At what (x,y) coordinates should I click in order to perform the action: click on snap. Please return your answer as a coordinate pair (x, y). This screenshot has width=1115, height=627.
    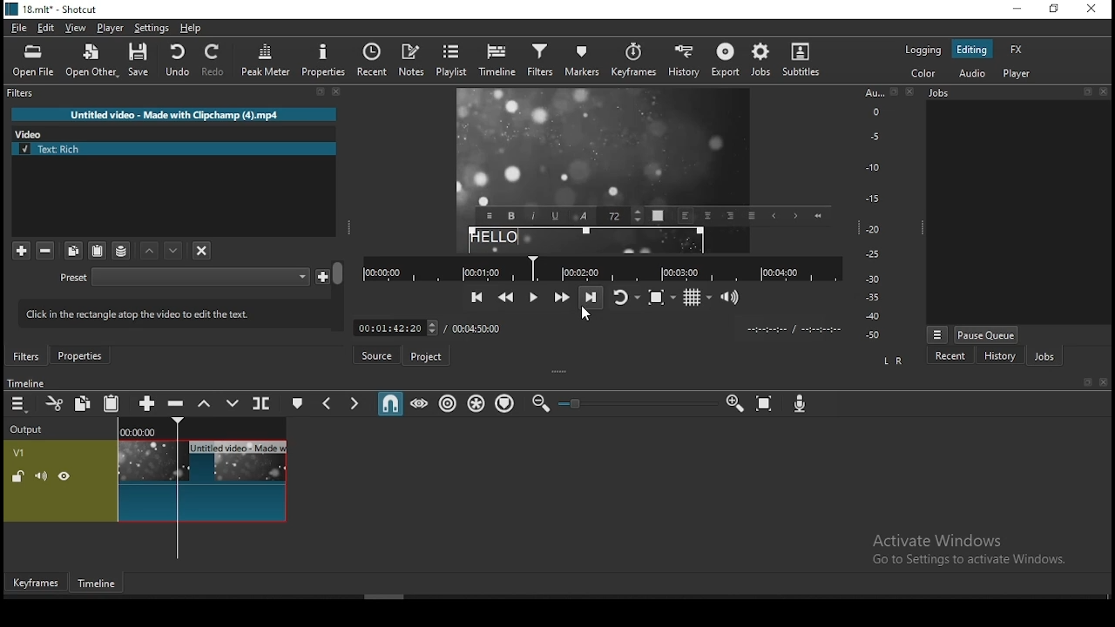
    Looking at the image, I should click on (389, 401).